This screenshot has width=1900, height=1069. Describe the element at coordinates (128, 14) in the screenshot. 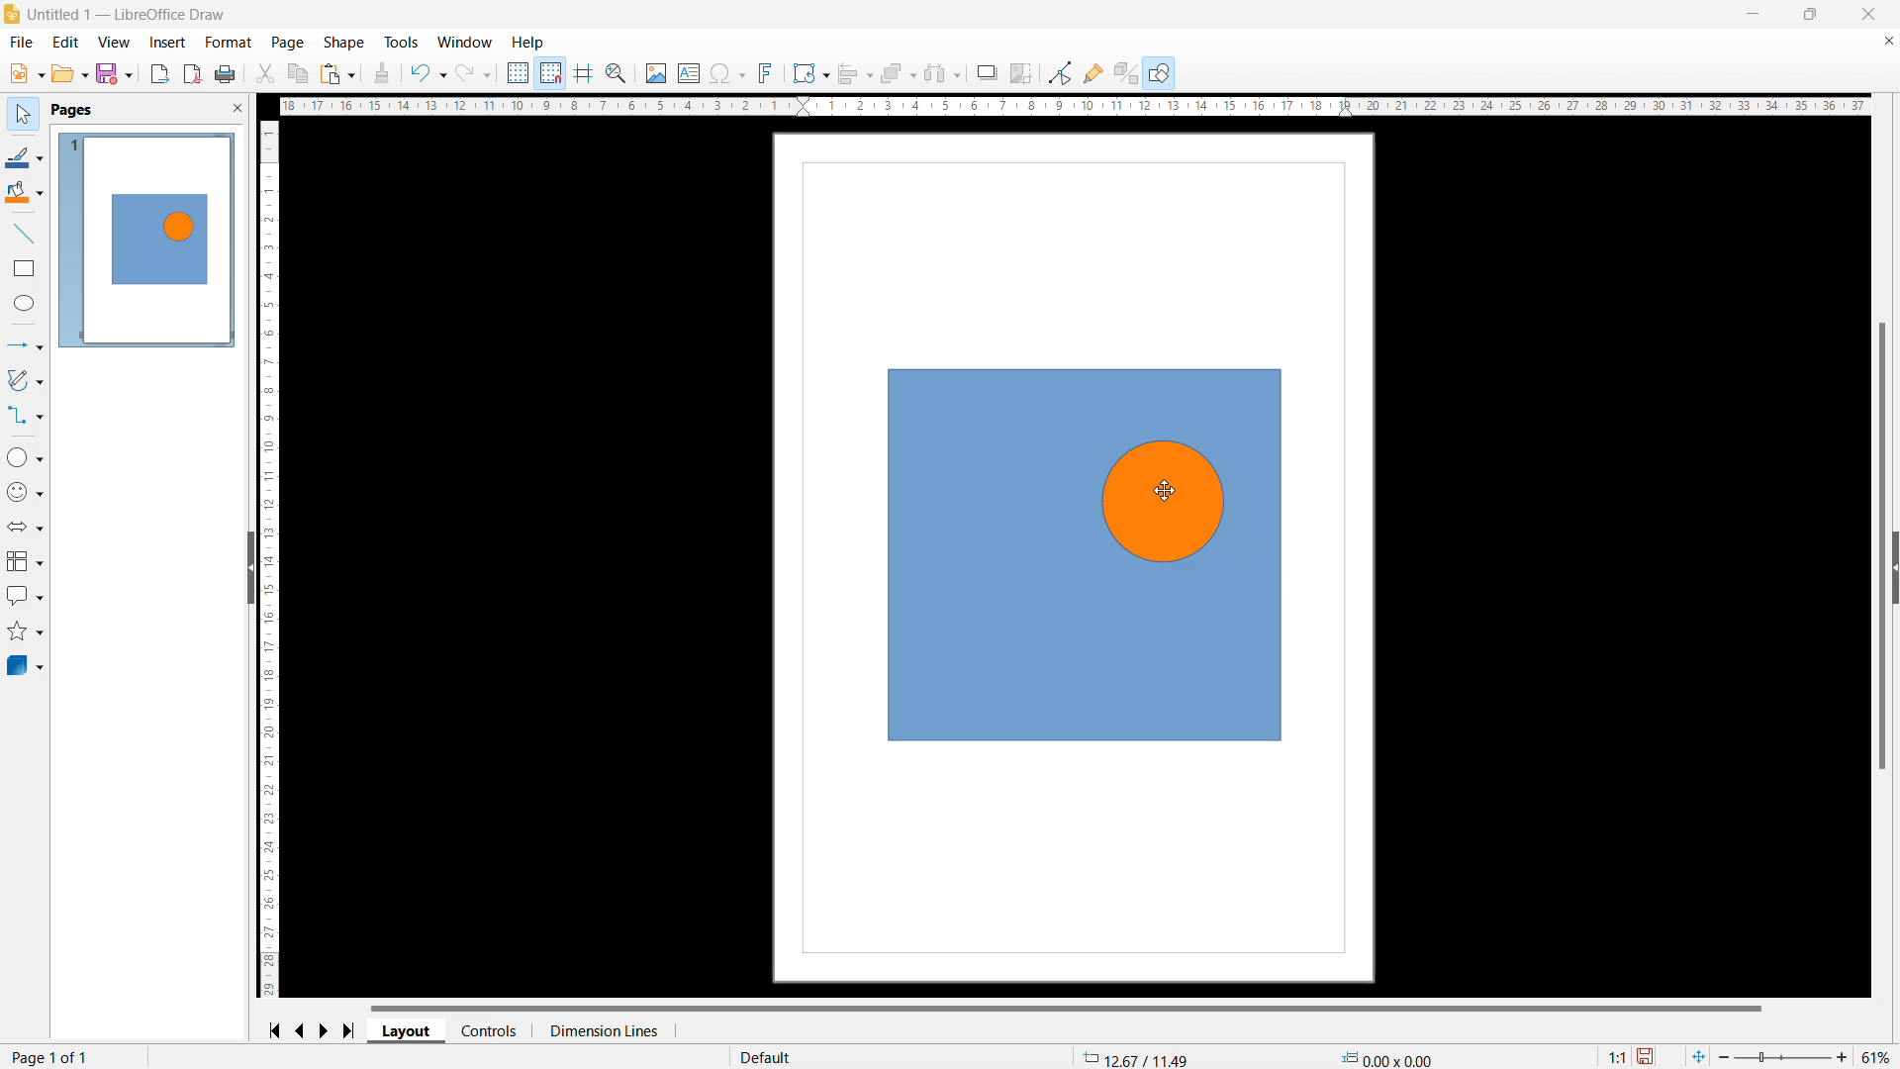

I see `Untitled 1 - LibreOffice Draw` at that location.